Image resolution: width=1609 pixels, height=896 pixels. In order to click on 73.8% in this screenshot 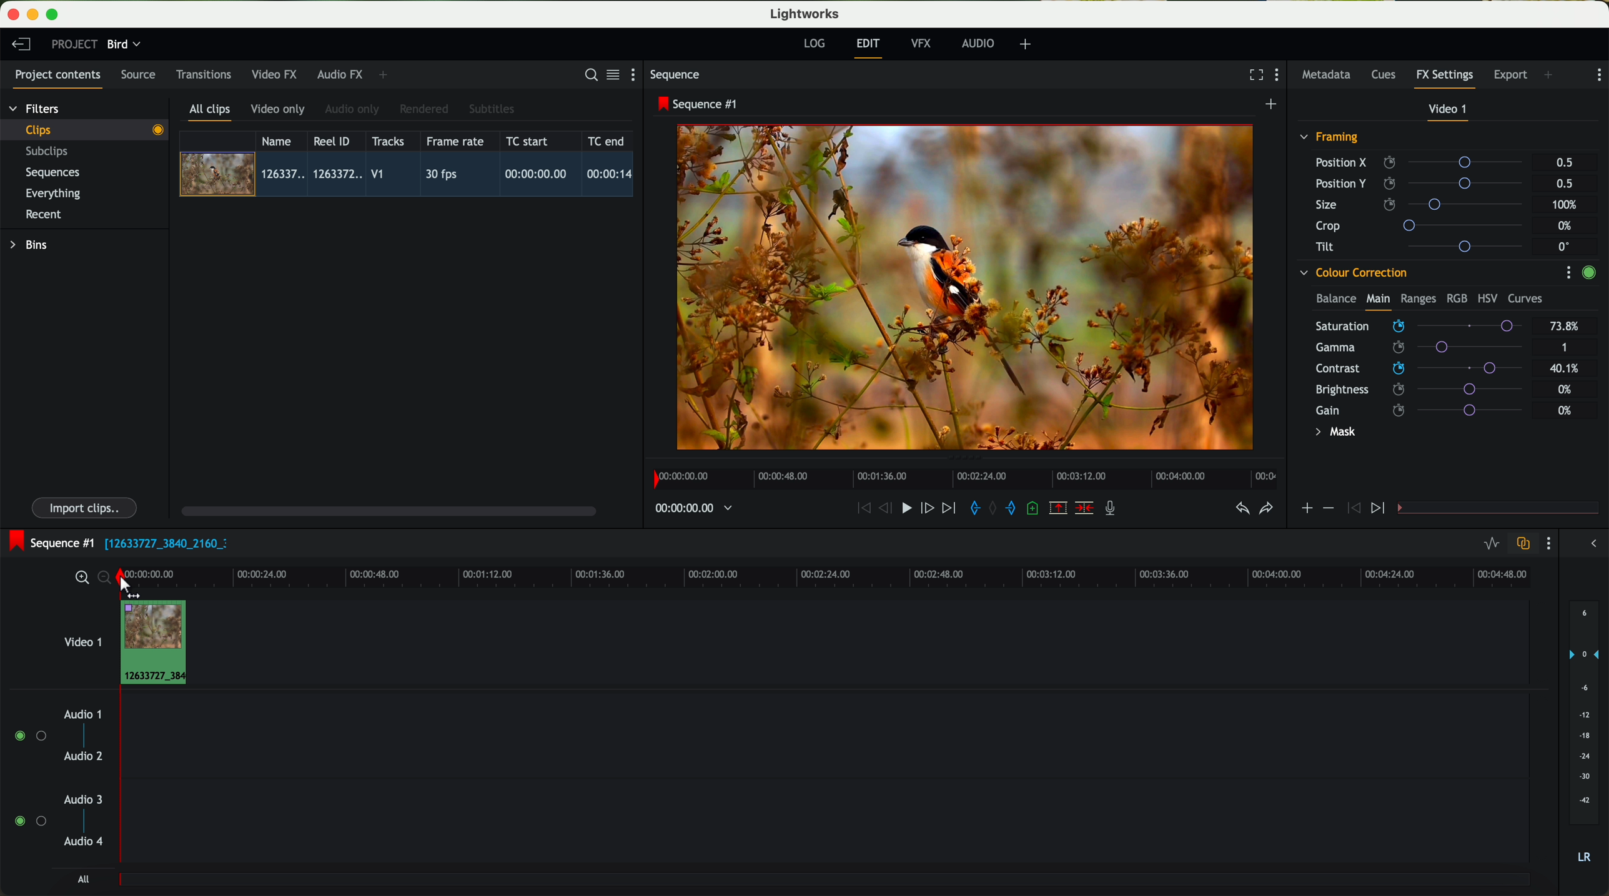, I will do `click(1565, 327)`.